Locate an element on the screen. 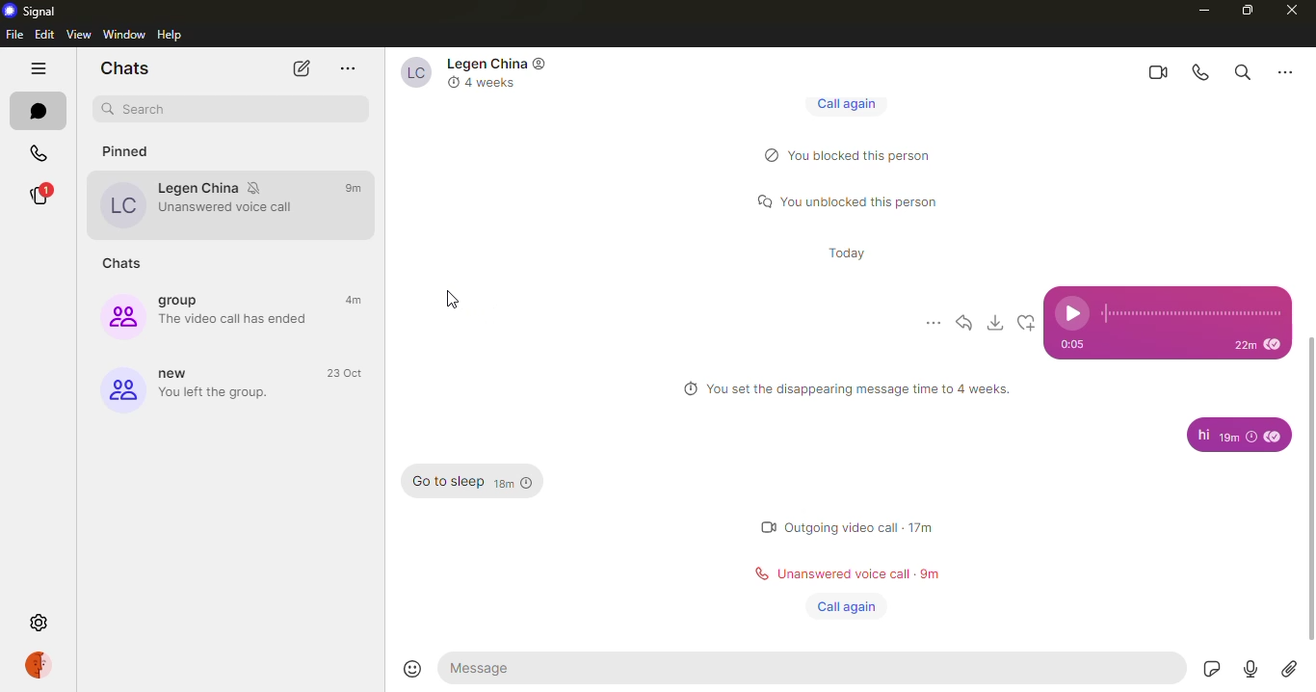  message is located at coordinates (1198, 436).